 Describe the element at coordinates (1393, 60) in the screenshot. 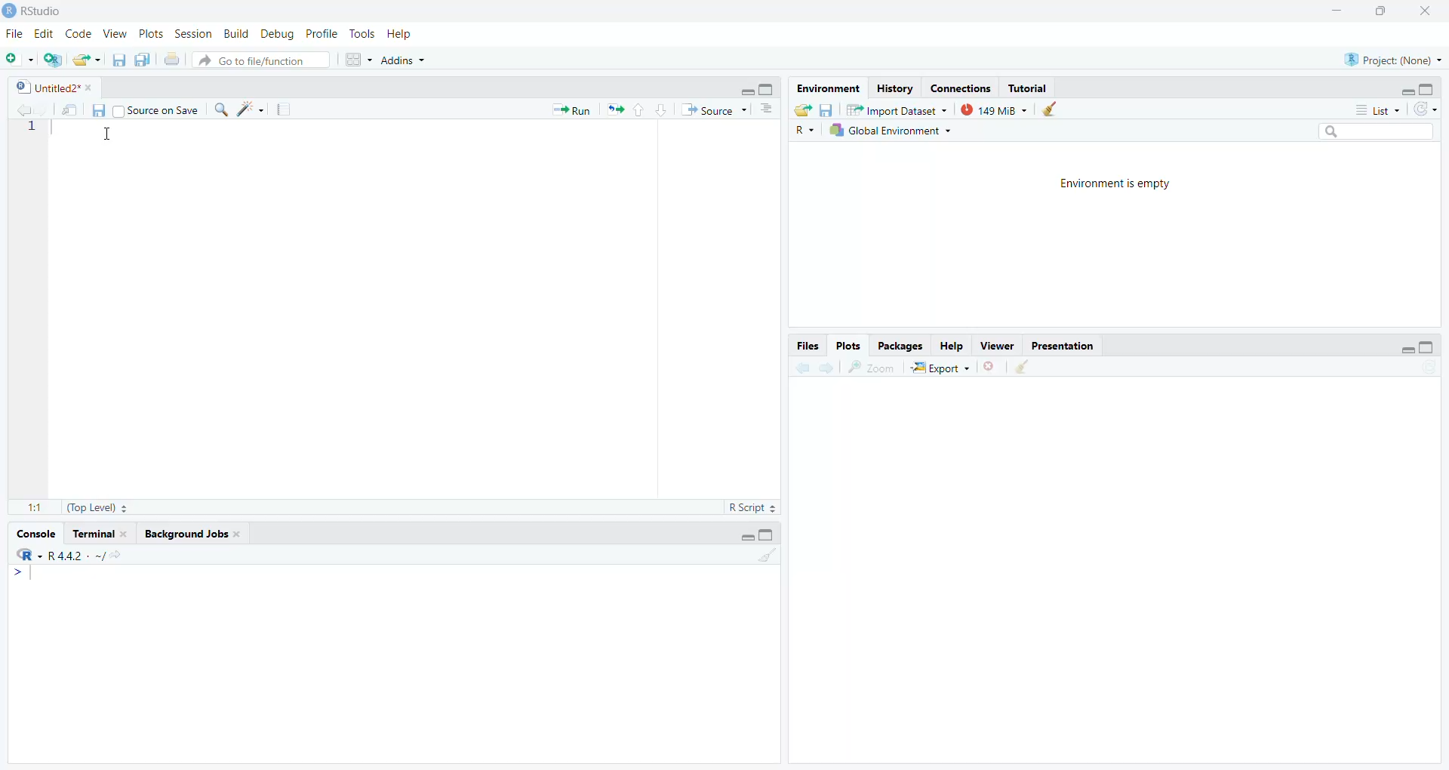

I see `Project (None)` at that location.